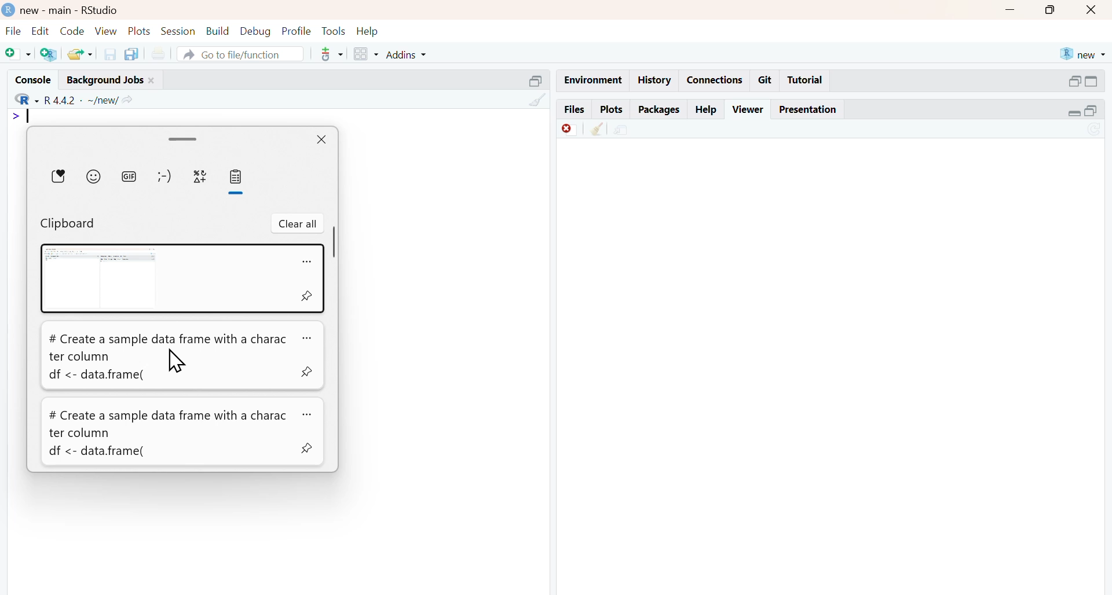  I want to click on Screenshot , so click(104, 279).